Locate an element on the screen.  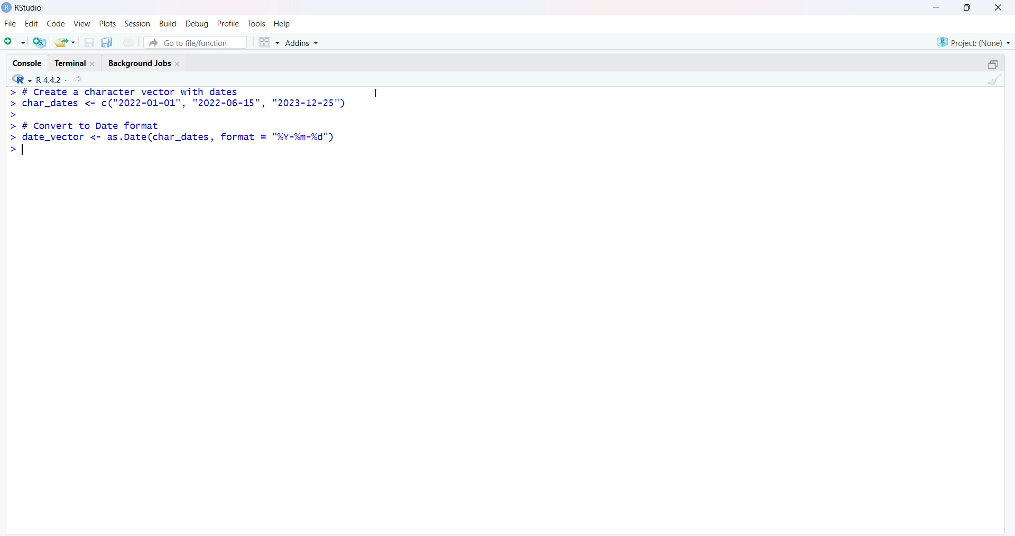
View is located at coordinates (81, 25).